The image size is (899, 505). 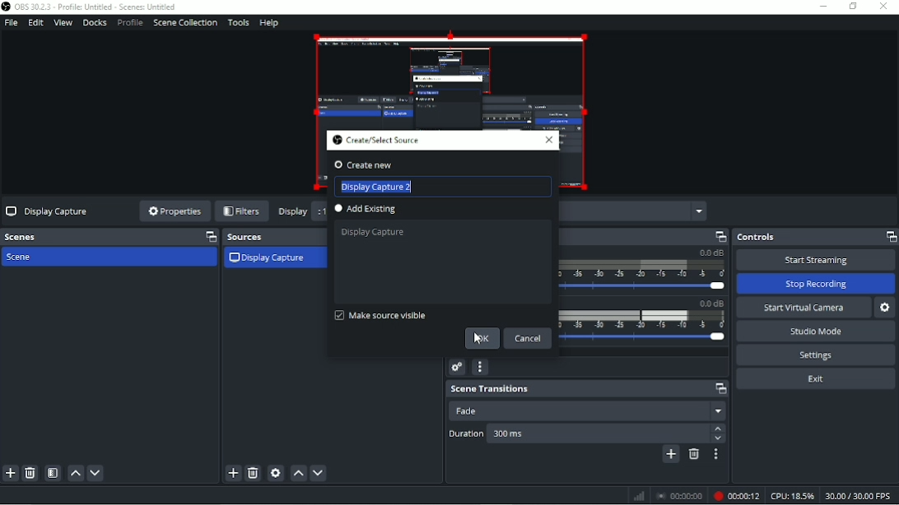 I want to click on Open source properties, so click(x=275, y=473).